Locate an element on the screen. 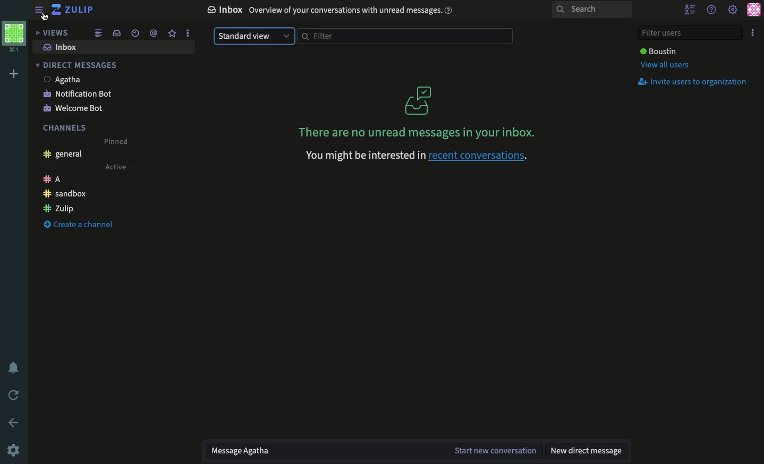 This screenshot has width=764, height=464. New DM is located at coordinates (588, 450).